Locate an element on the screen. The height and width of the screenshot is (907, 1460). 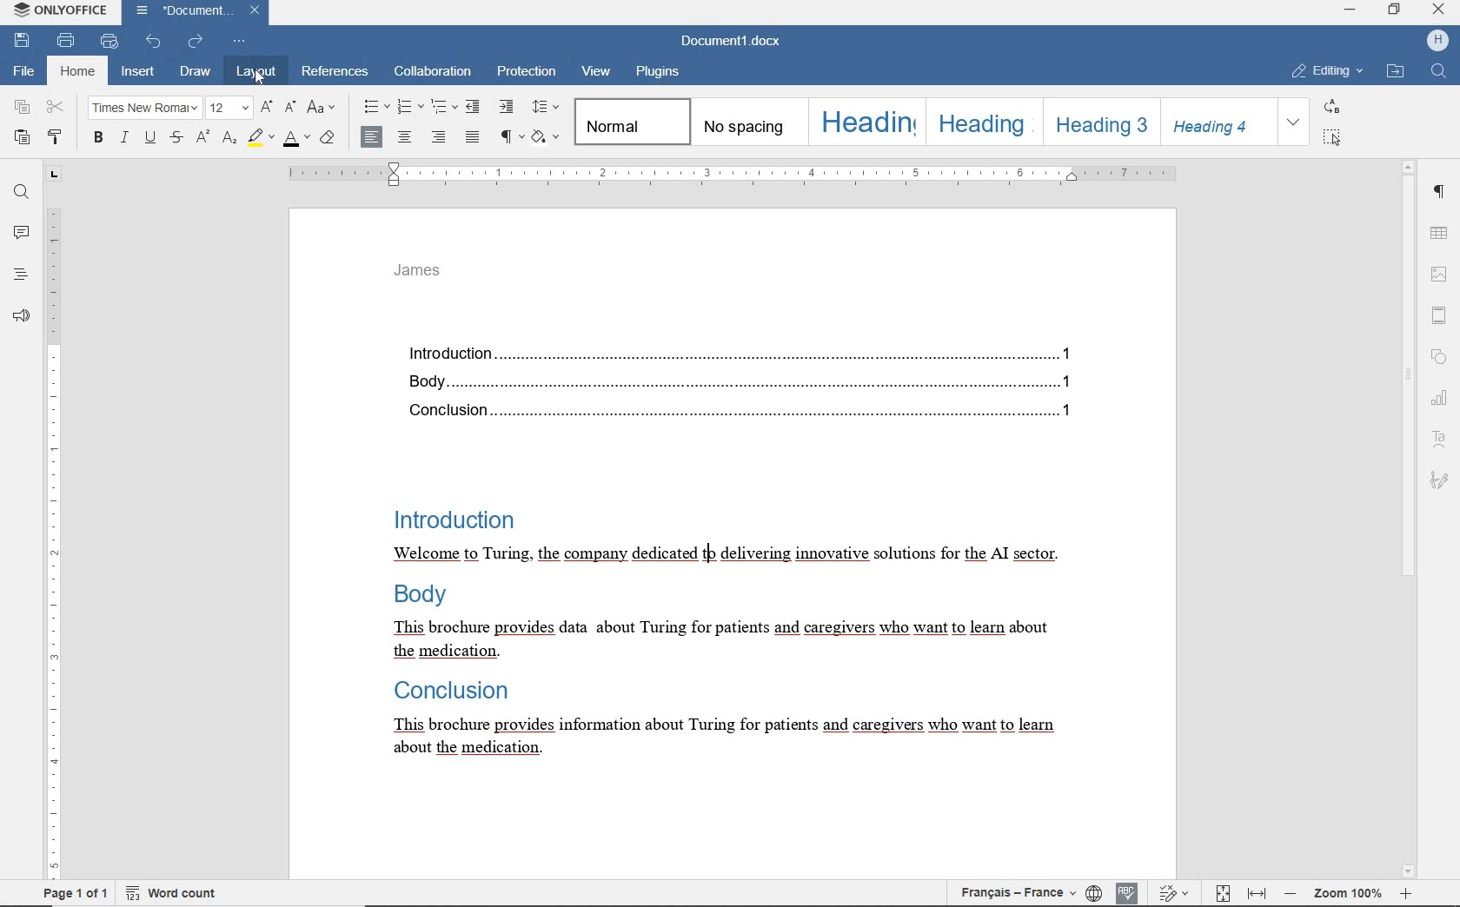
zoom out or zoom in is located at coordinates (1349, 892).